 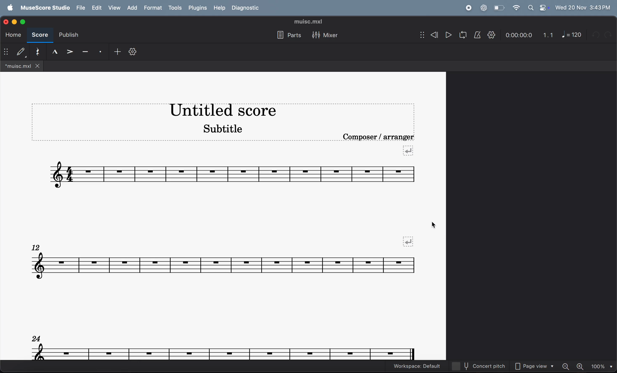 What do you see at coordinates (583, 7) in the screenshot?
I see `time and date` at bounding box center [583, 7].